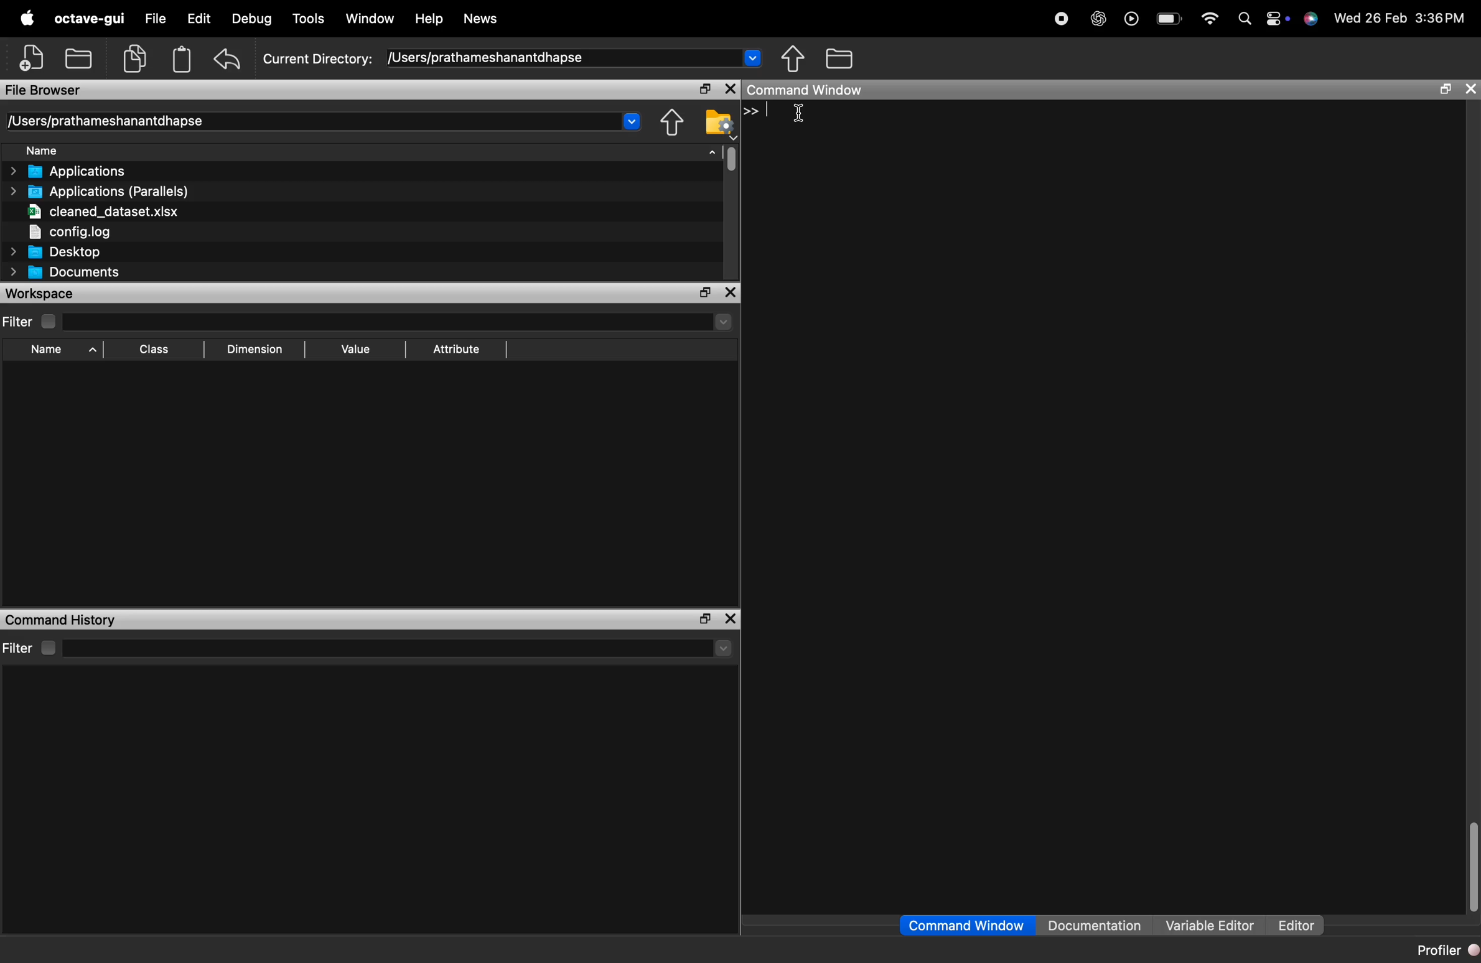 Image resolution: width=1481 pixels, height=963 pixels. Describe the element at coordinates (343, 618) in the screenshot. I see `Command History` at that location.